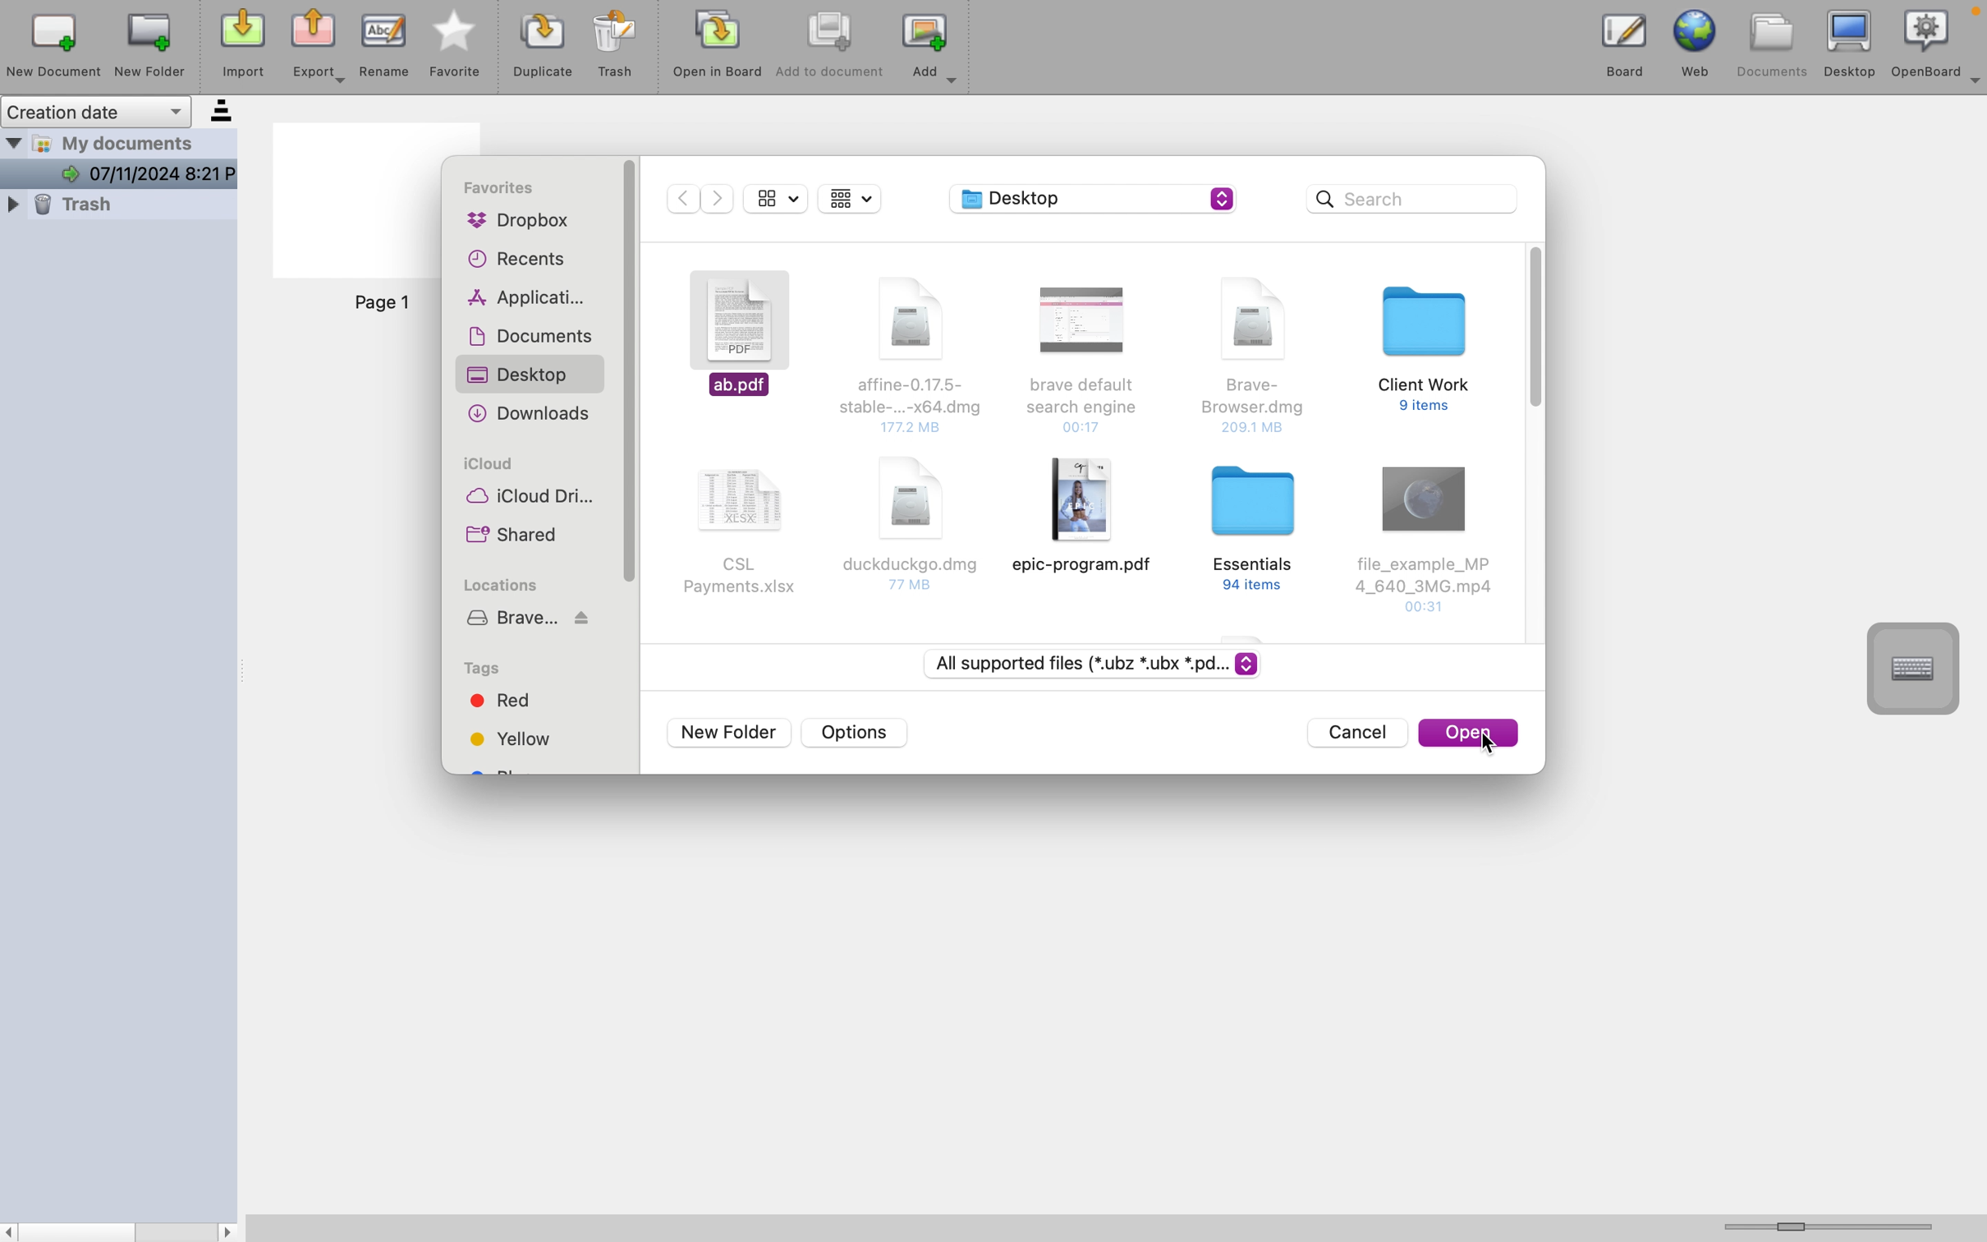  Describe the element at coordinates (520, 536) in the screenshot. I see `shared` at that location.